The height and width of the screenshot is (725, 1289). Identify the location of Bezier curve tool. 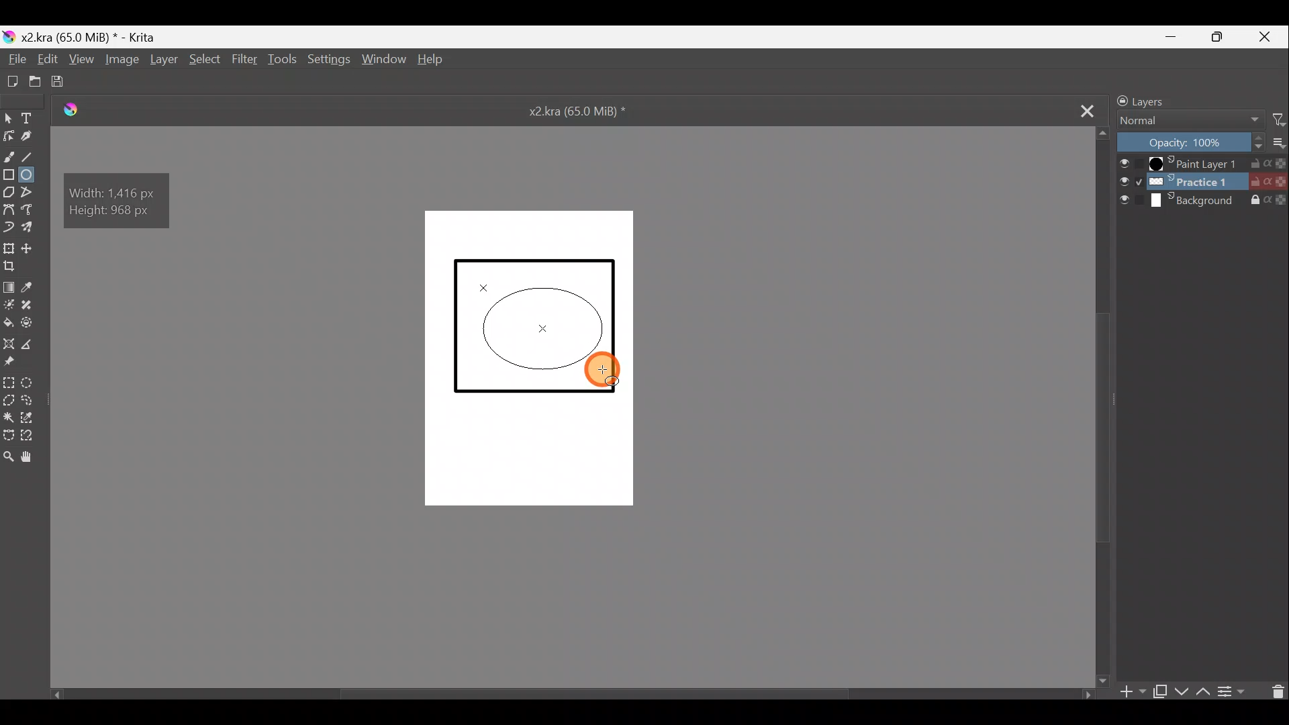
(9, 209).